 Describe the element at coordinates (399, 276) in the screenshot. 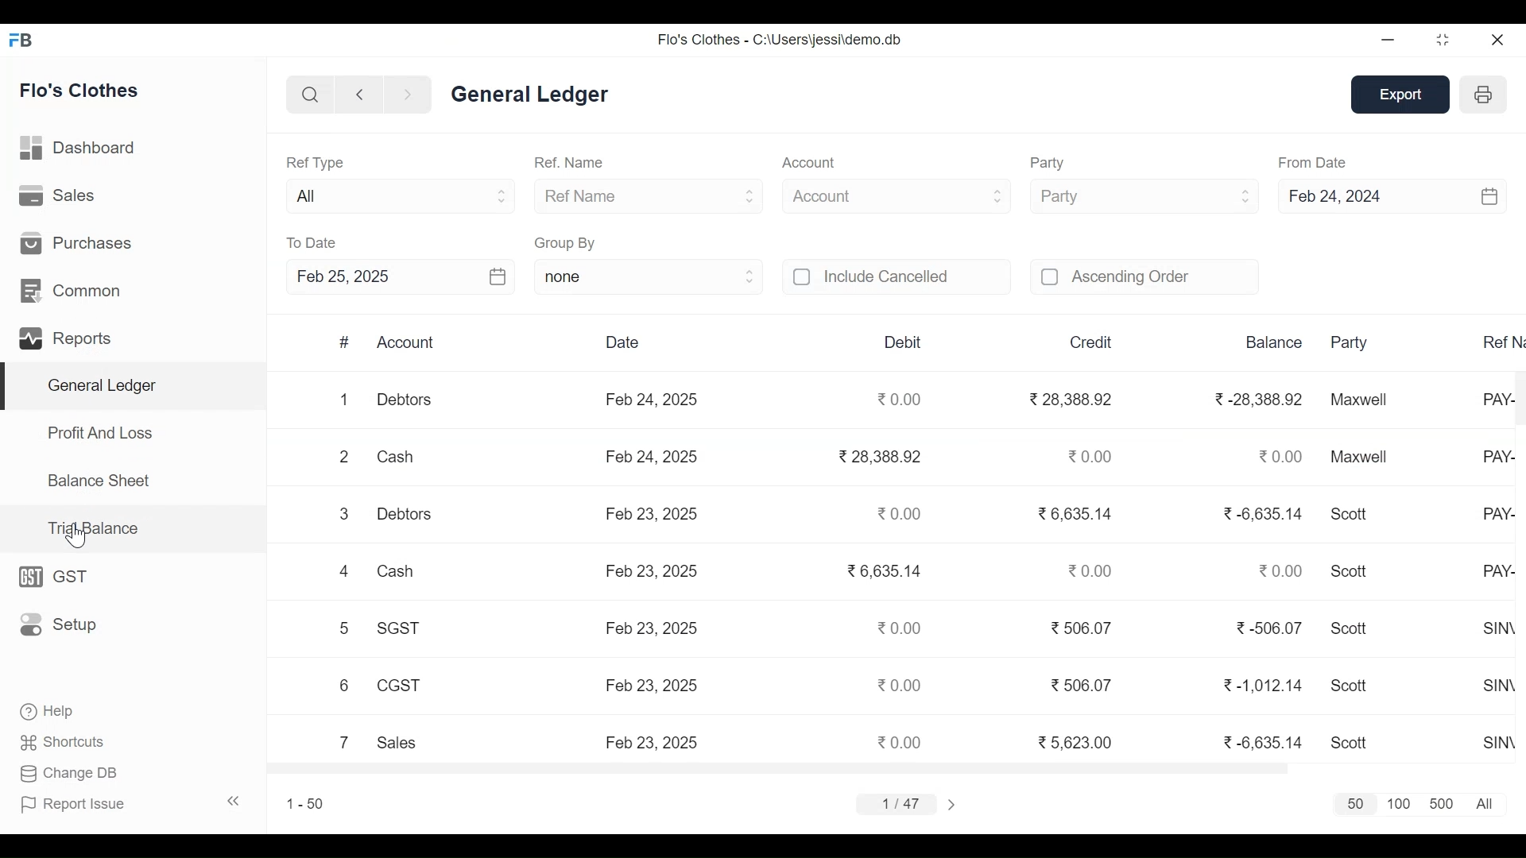

I see `Feb 25, 2025` at that location.